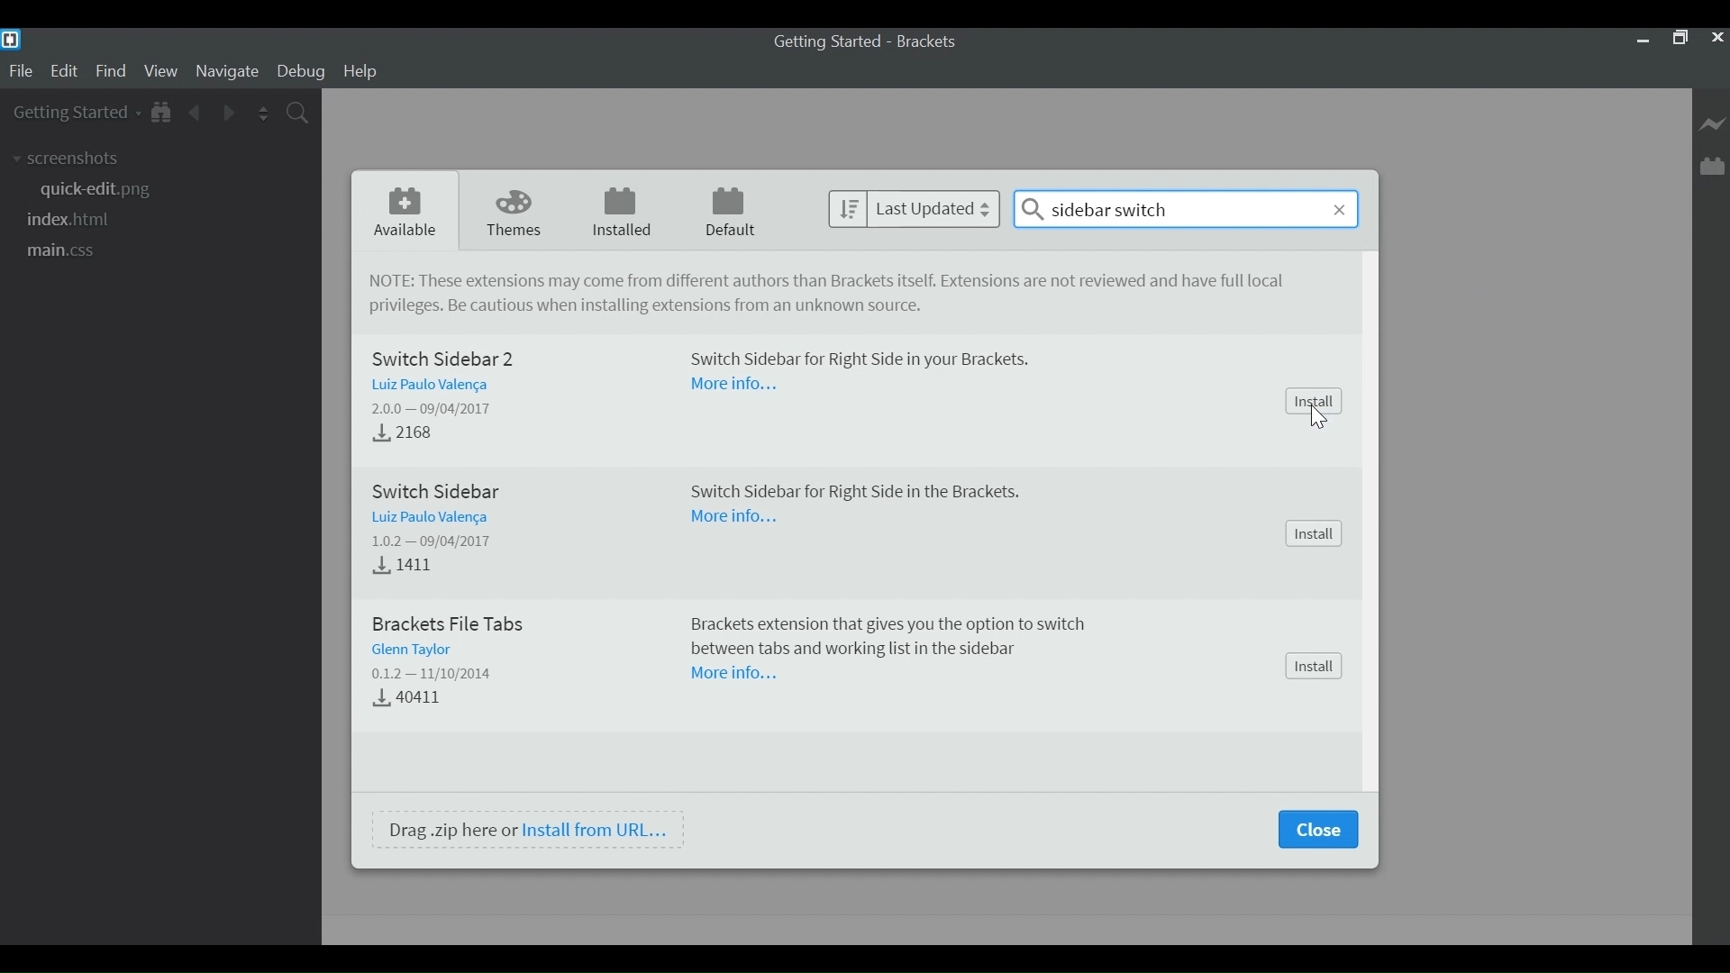  What do you see at coordinates (650, 307) in the screenshot?
I see `Be cautious when installing extensions from unknown source` at bounding box center [650, 307].